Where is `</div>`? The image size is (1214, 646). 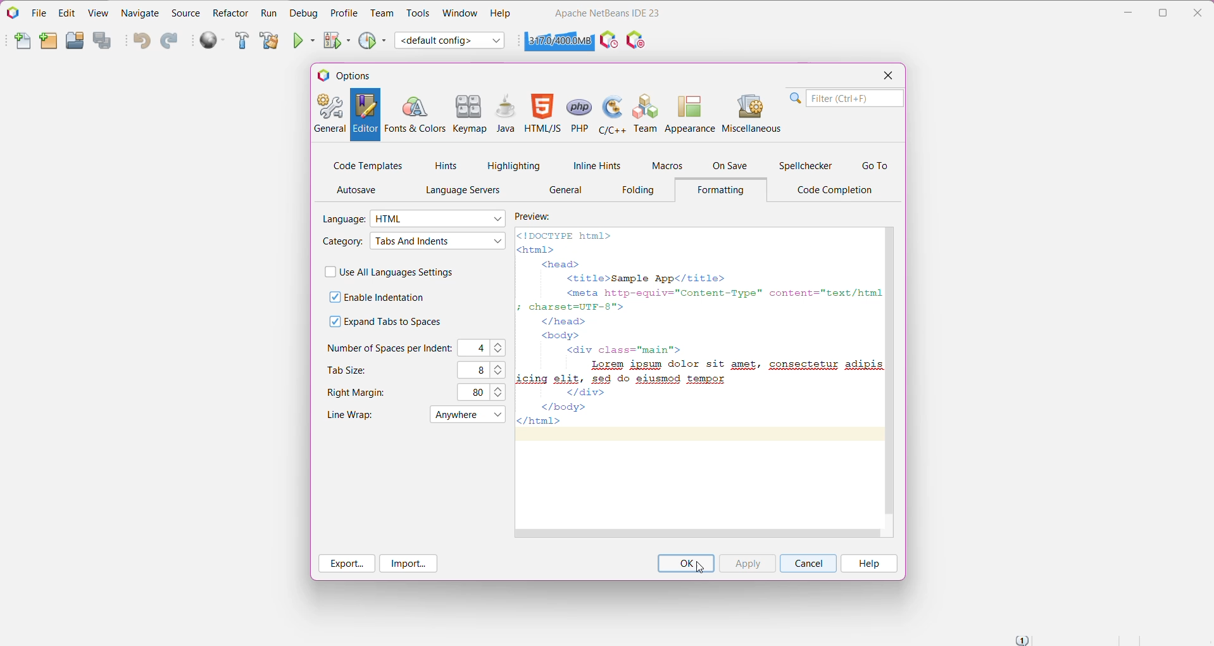
</div> is located at coordinates (588, 391).